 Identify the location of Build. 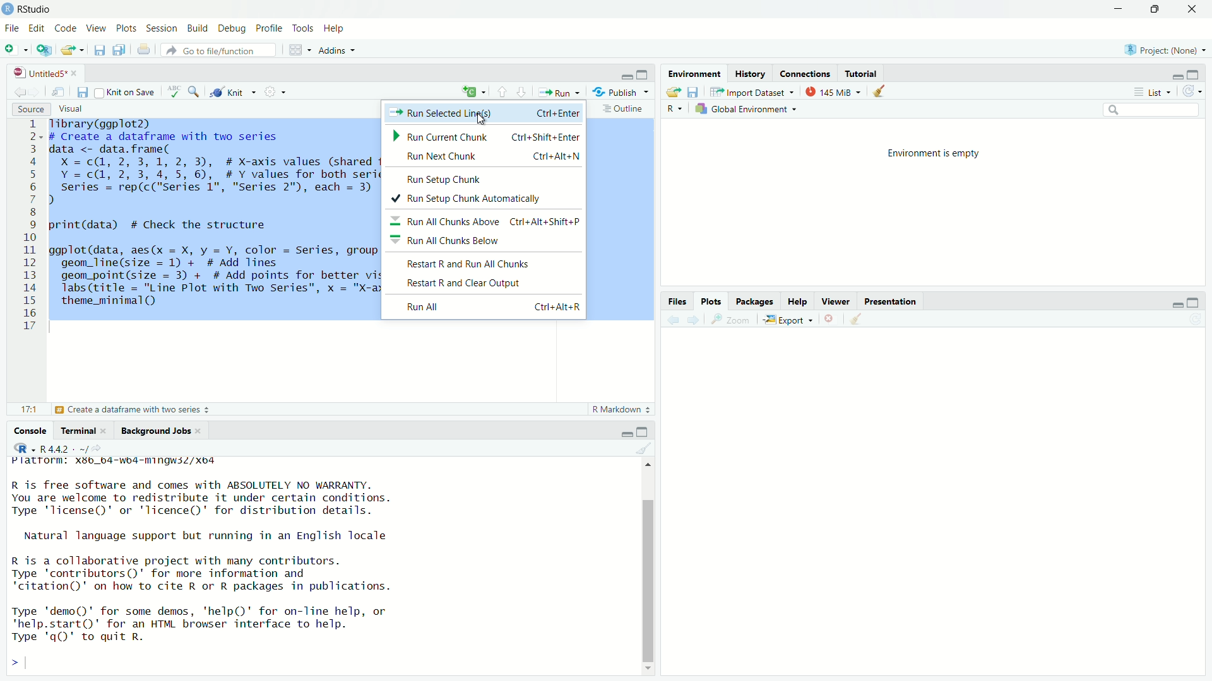
(198, 30).